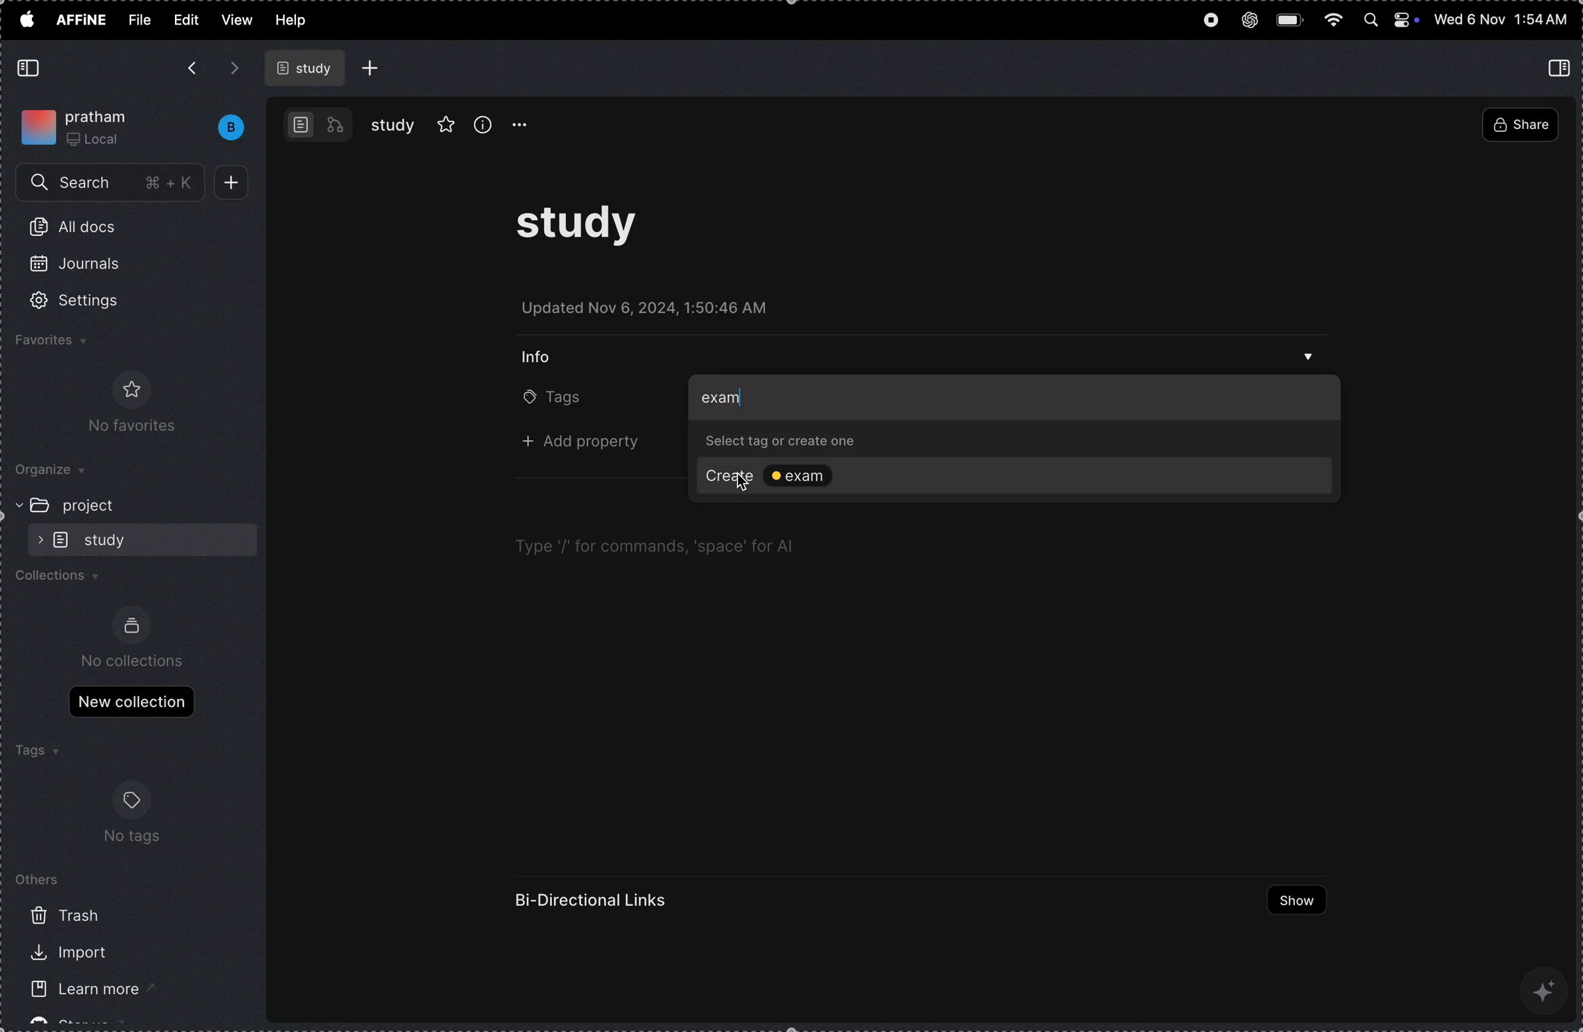  Describe the element at coordinates (191, 70) in the screenshot. I see `backward` at that location.